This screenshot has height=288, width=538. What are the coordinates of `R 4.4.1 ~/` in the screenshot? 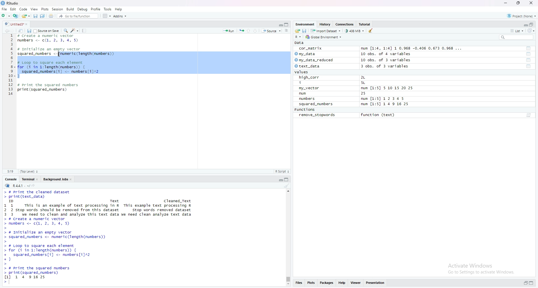 It's located at (16, 185).